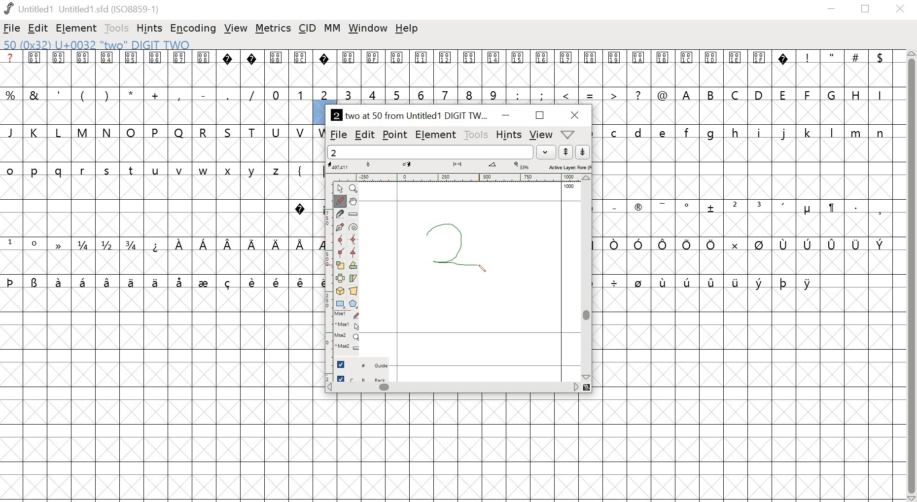 The width and height of the screenshot is (917, 502). Describe the element at coordinates (509, 134) in the screenshot. I see `hints` at that location.